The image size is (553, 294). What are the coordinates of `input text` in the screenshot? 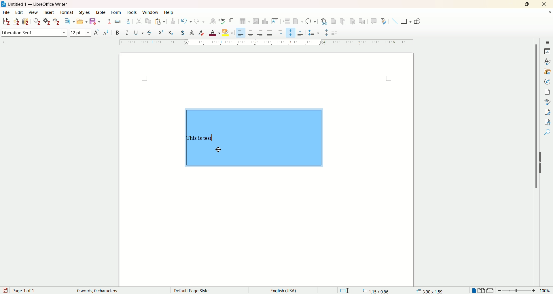 It's located at (202, 139).